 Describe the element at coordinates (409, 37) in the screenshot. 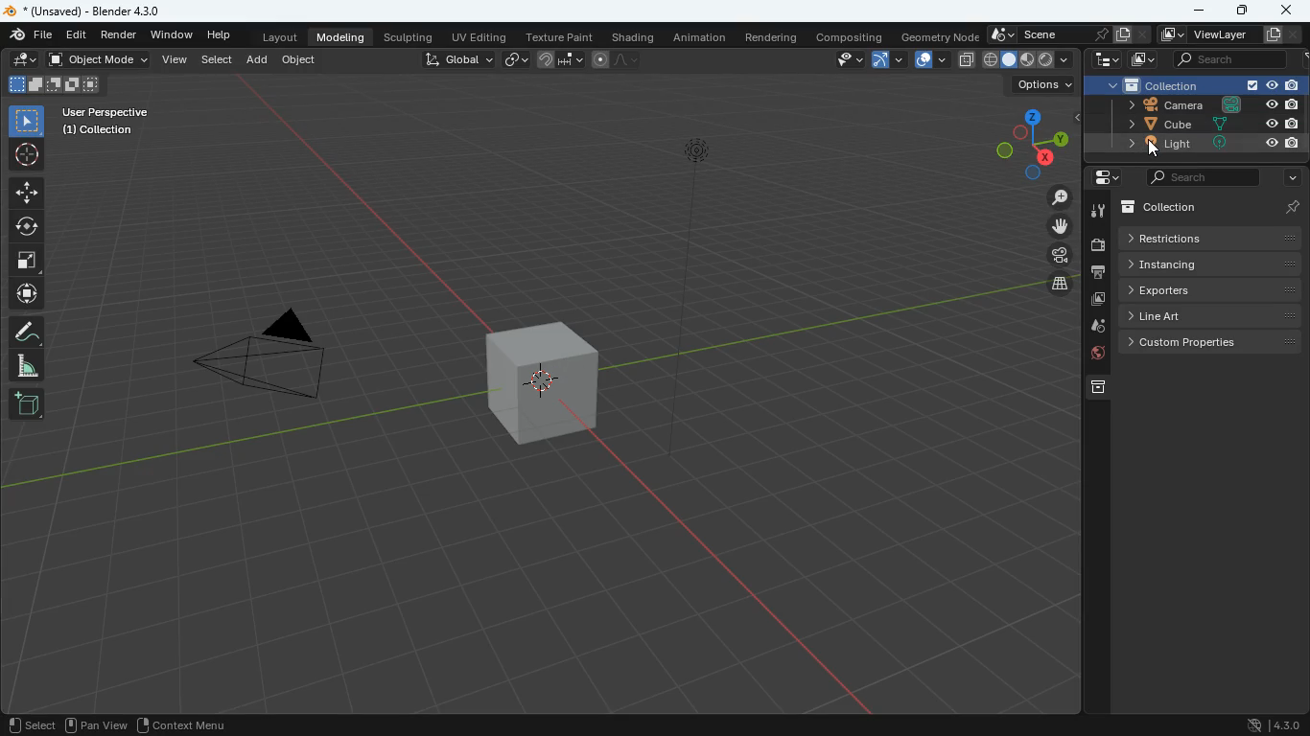

I see `sculpting` at that location.